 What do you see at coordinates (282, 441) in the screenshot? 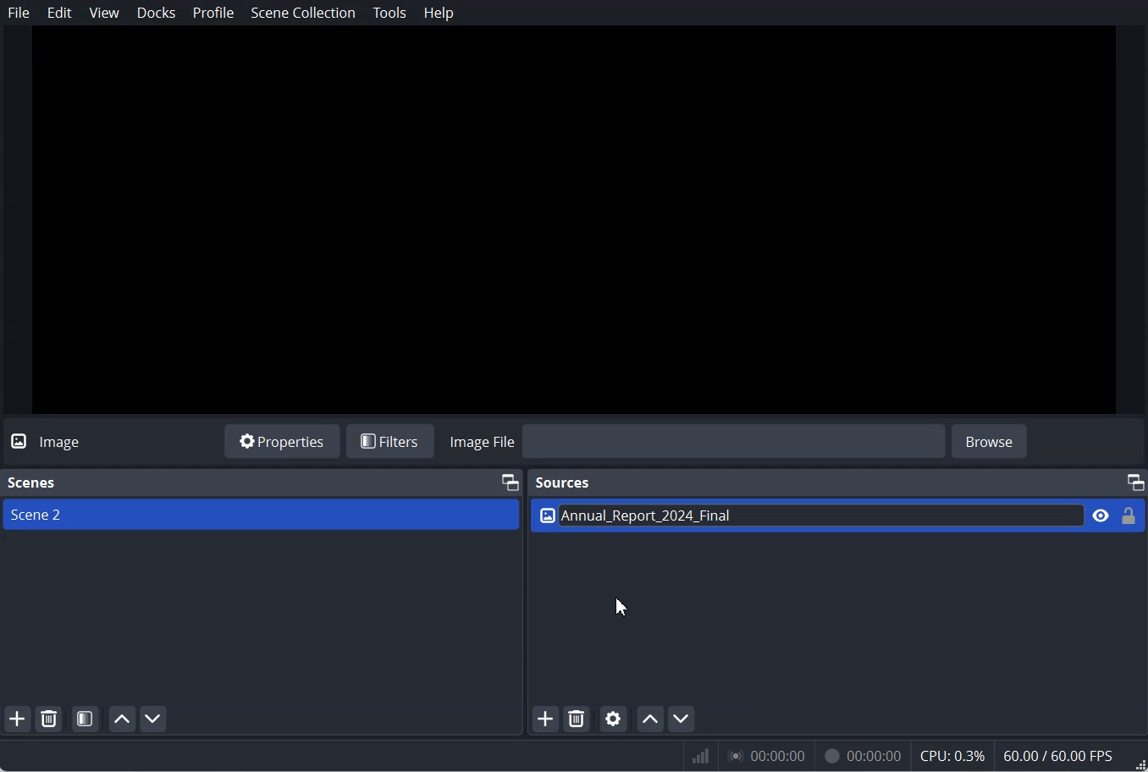
I see `Properties` at bounding box center [282, 441].